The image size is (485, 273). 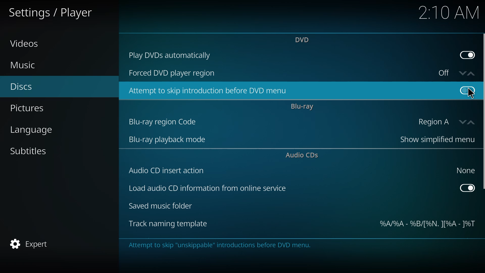 I want to click on bluray region code, so click(x=165, y=122).